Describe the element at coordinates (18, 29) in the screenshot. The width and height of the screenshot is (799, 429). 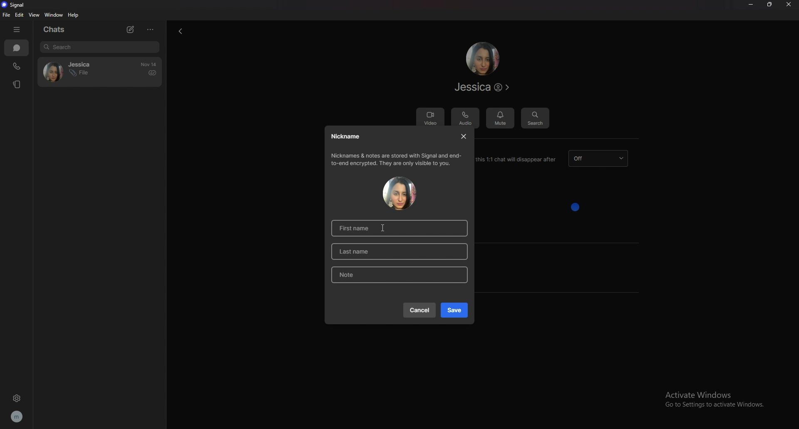
I see `hide bar` at that location.